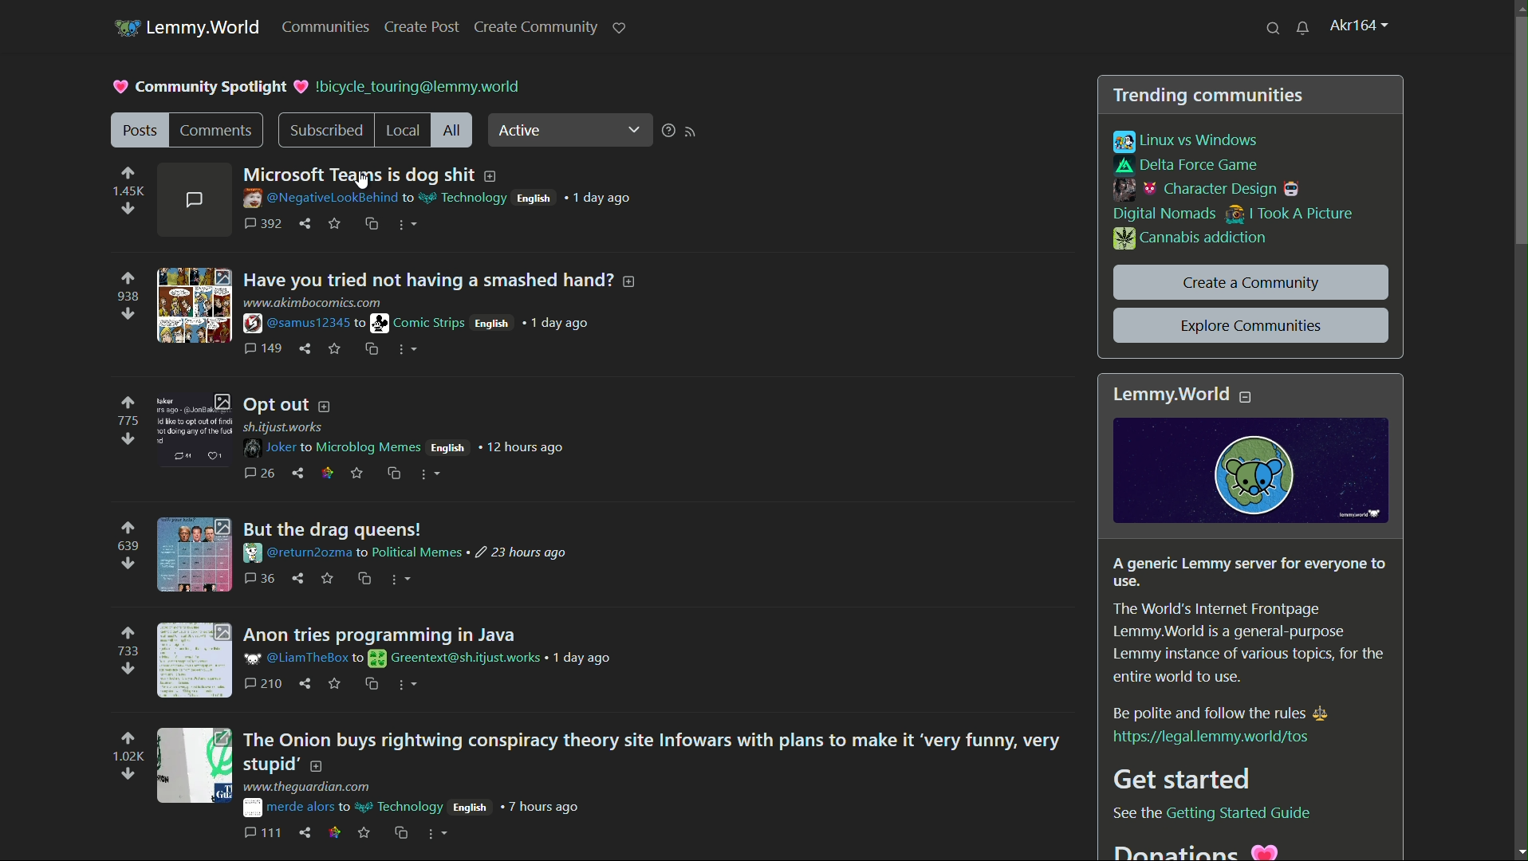 This screenshot has height=861, width=1528. What do you see at coordinates (1253, 632) in the screenshot?
I see `about lemmy.world` at bounding box center [1253, 632].